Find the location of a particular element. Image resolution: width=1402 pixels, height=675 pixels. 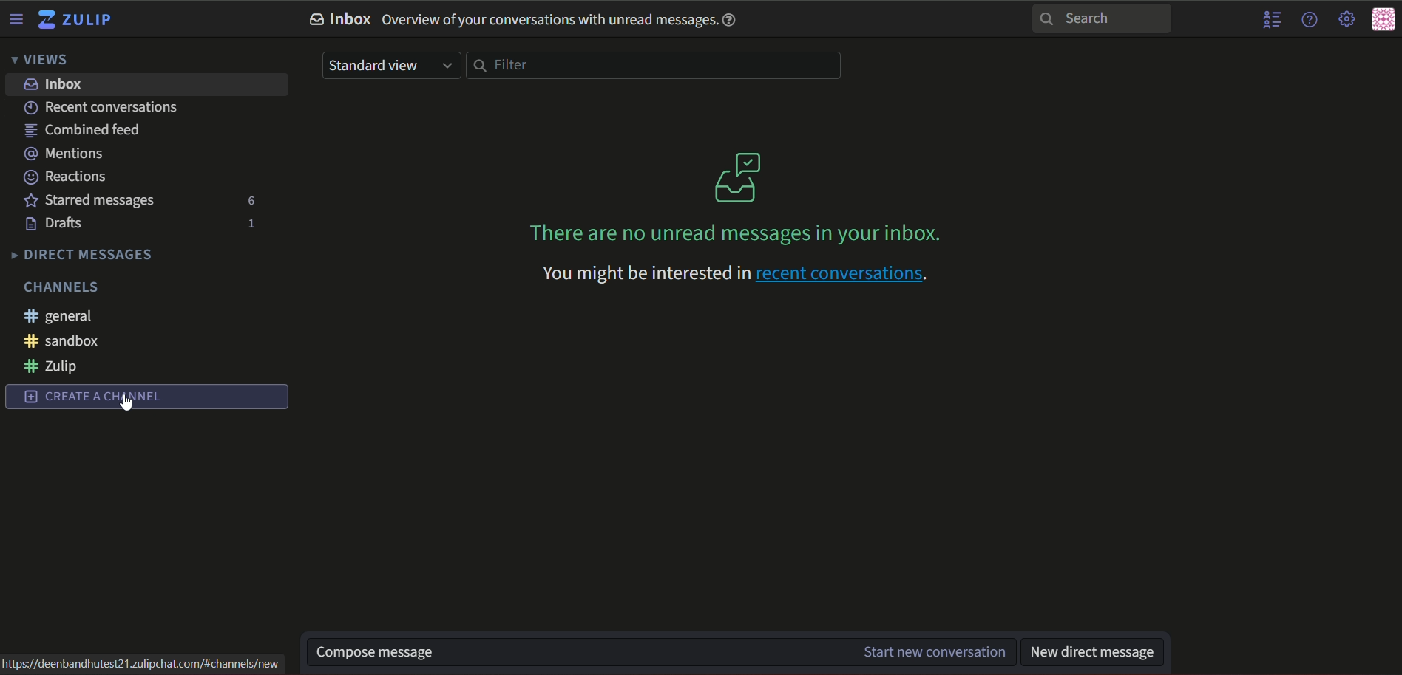

filter is located at coordinates (654, 66).